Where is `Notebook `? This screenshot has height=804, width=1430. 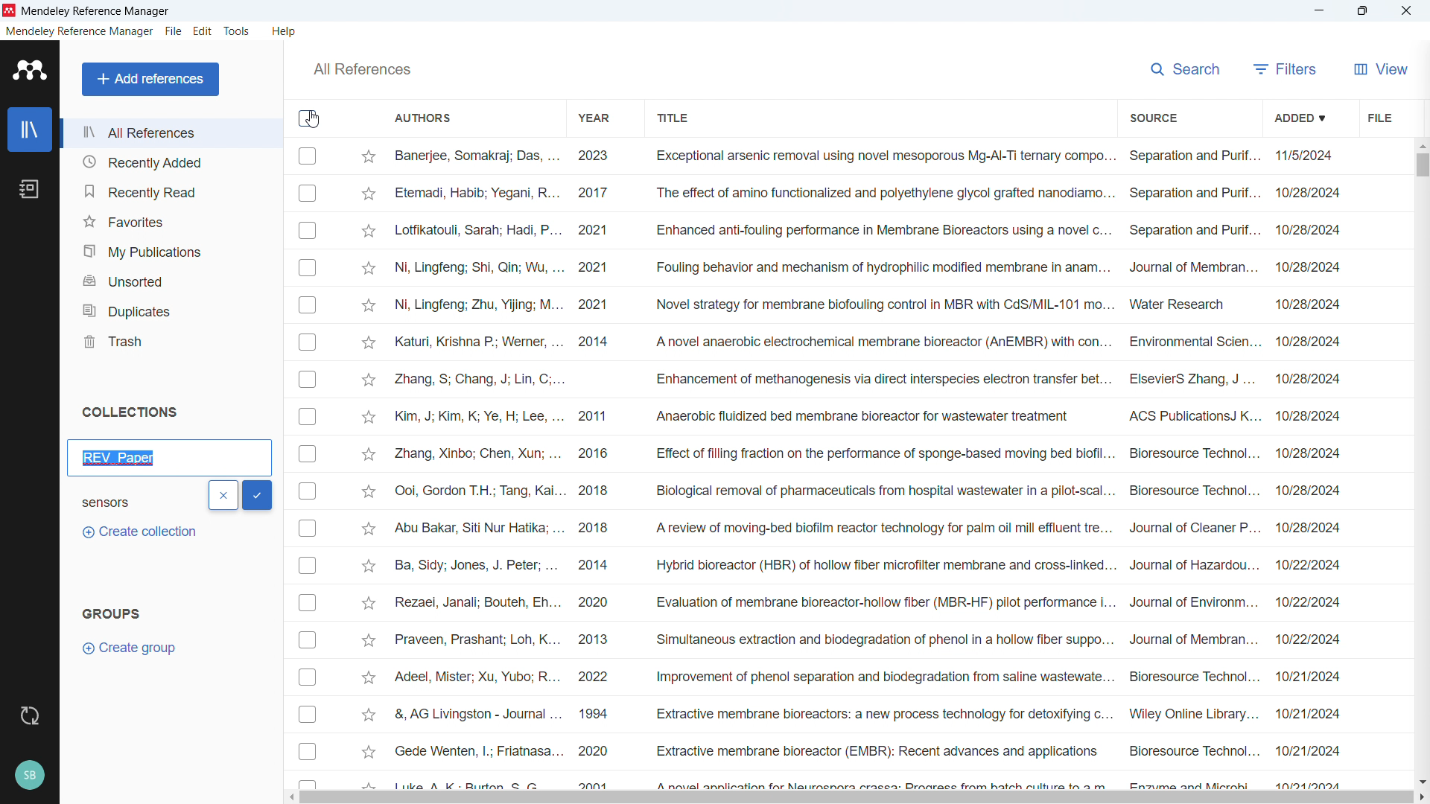 Notebook  is located at coordinates (29, 190).